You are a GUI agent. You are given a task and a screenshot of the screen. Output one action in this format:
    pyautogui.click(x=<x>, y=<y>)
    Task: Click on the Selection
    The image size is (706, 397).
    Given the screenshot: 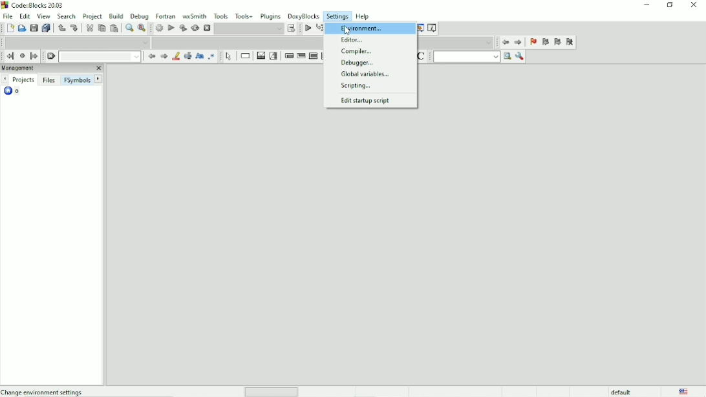 What is the action you would take?
    pyautogui.click(x=273, y=56)
    